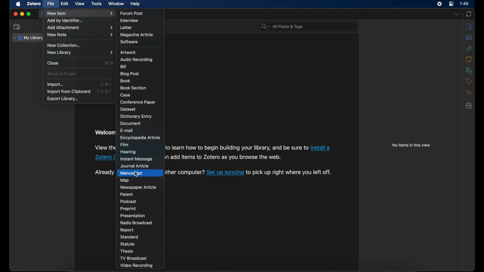  Describe the element at coordinates (129, 152) in the screenshot. I see `hearing` at that location.